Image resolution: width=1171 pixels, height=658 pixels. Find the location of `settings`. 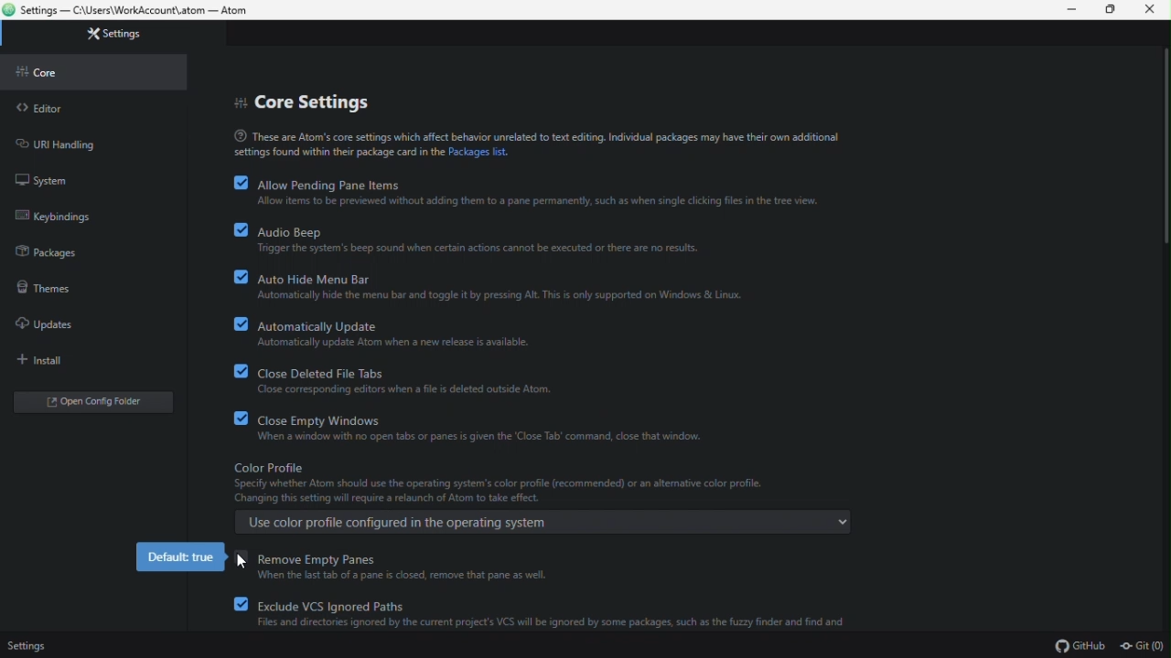

settings is located at coordinates (119, 35).